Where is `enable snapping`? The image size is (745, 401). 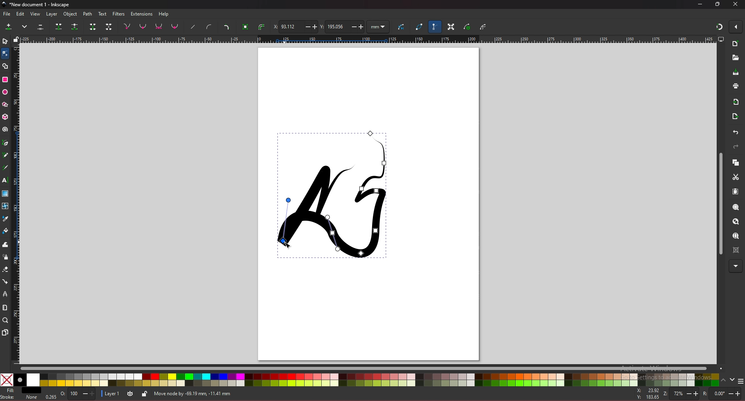
enable snapping is located at coordinates (735, 27).